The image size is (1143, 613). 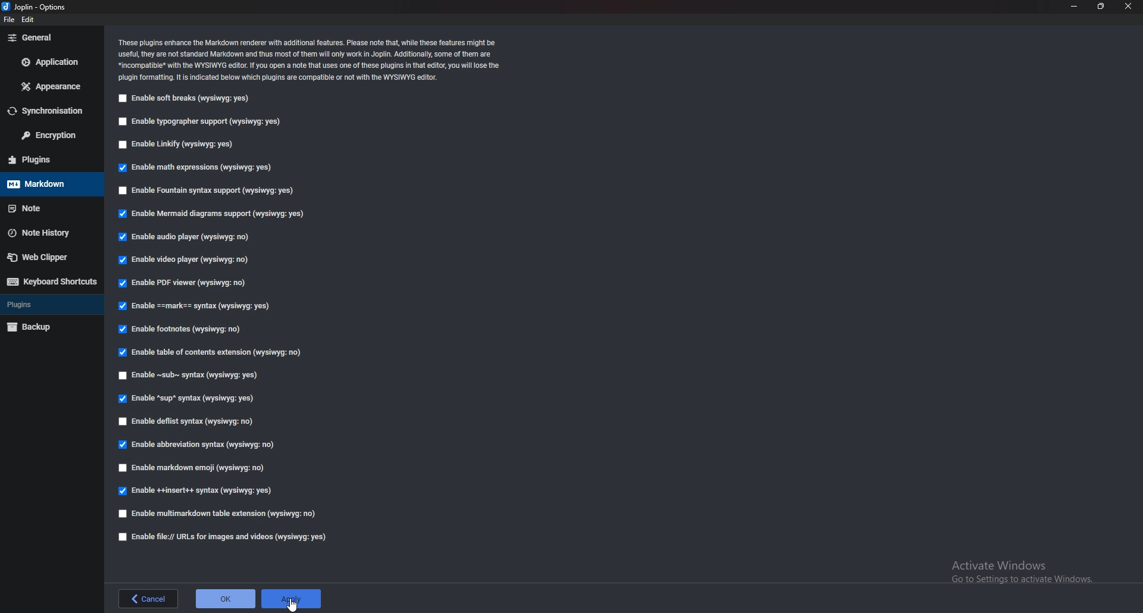 I want to click on Enable P D F viewer, so click(x=183, y=283).